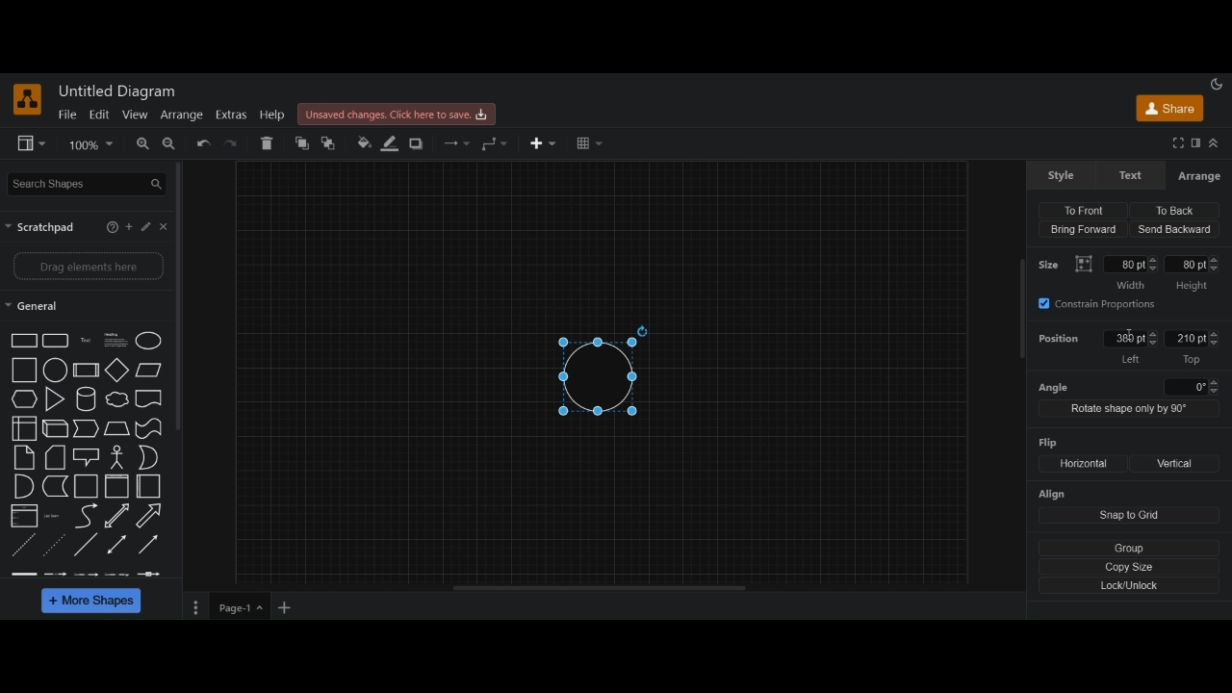 The width and height of the screenshot is (1232, 693). What do you see at coordinates (89, 183) in the screenshot?
I see `search shapes` at bounding box center [89, 183].